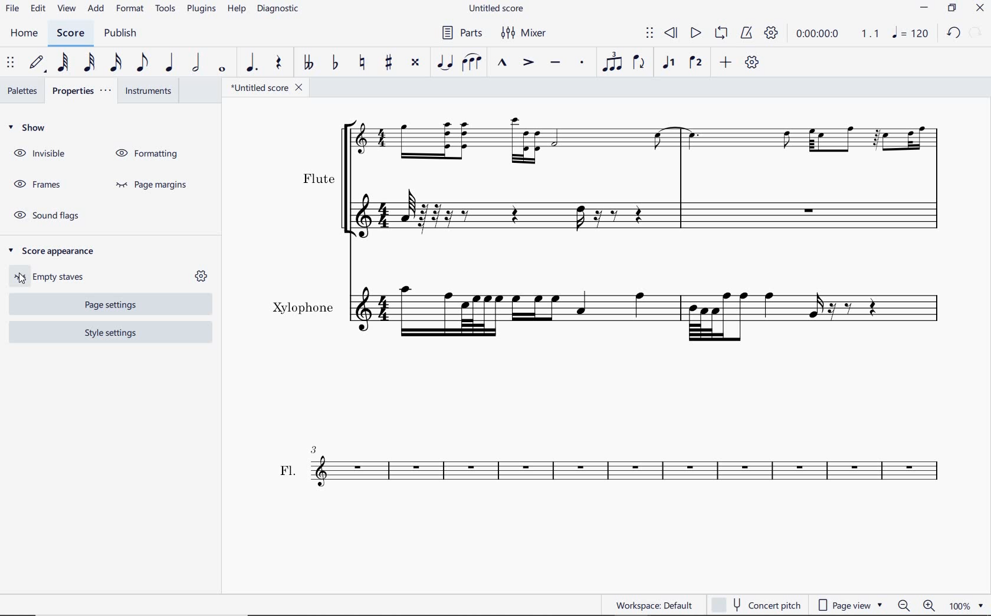 This screenshot has height=616, width=991. Describe the element at coordinates (25, 34) in the screenshot. I see `HOME` at that location.